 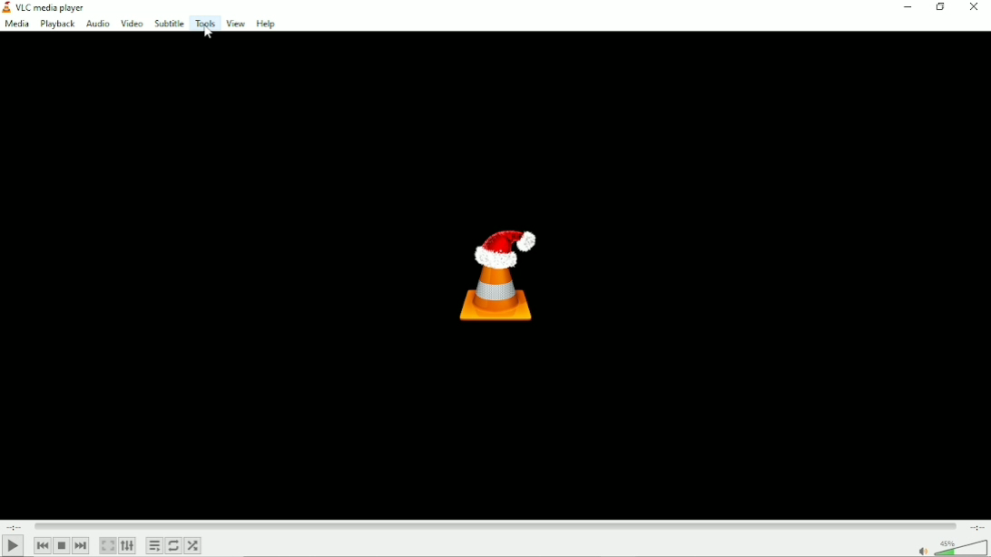 I want to click on audio, so click(x=96, y=24).